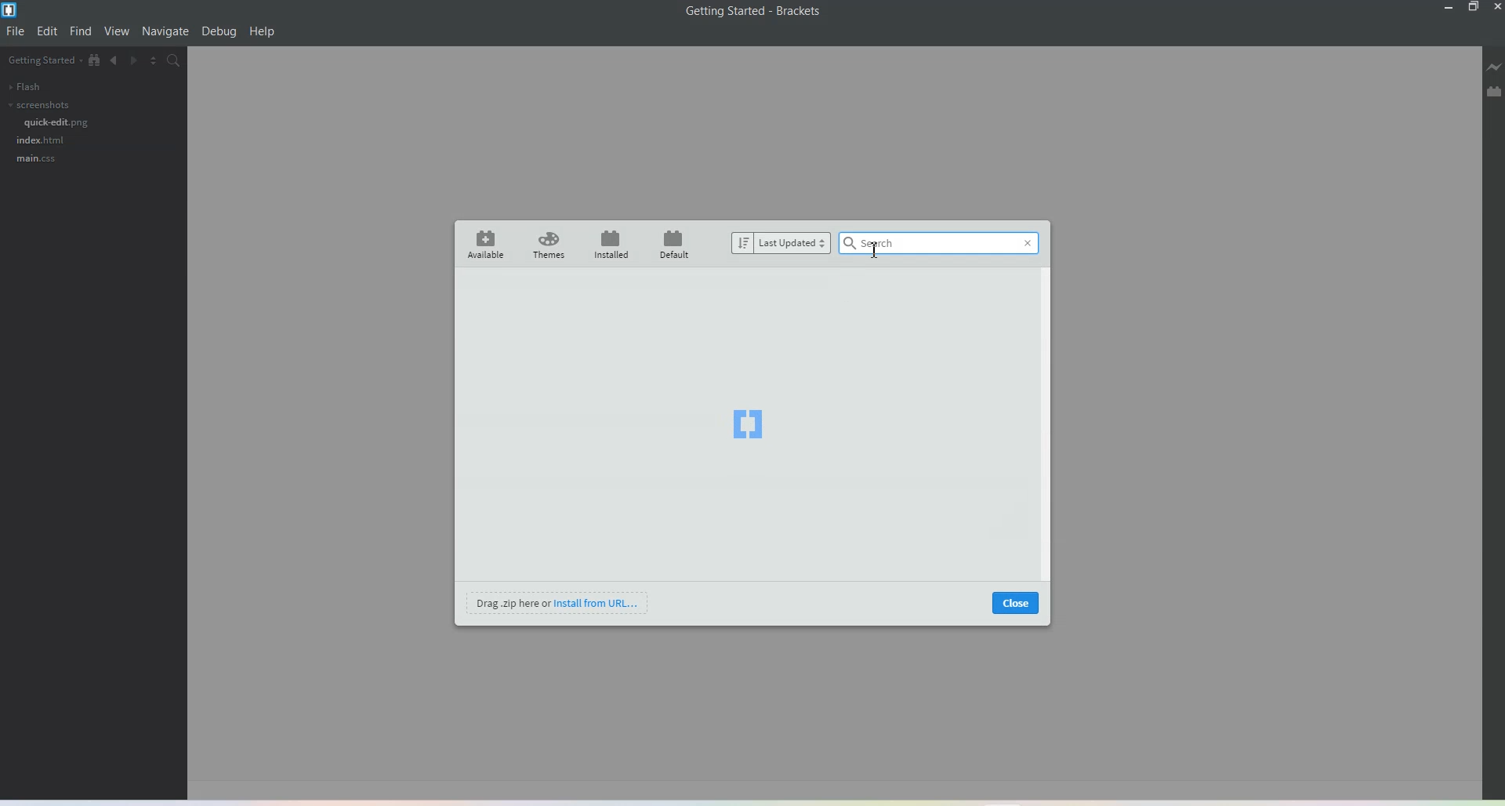  Describe the element at coordinates (1494, 93) in the screenshot. I see `Extension Manager` at that location.